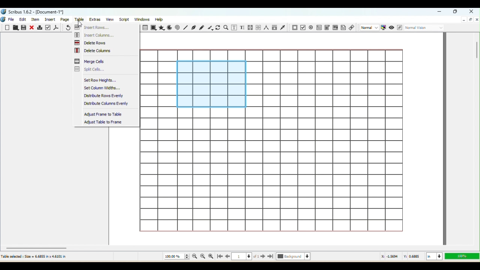 The width and height of the screenshot is (480, 270). I want to click on PDF check button, so click(311, 27).